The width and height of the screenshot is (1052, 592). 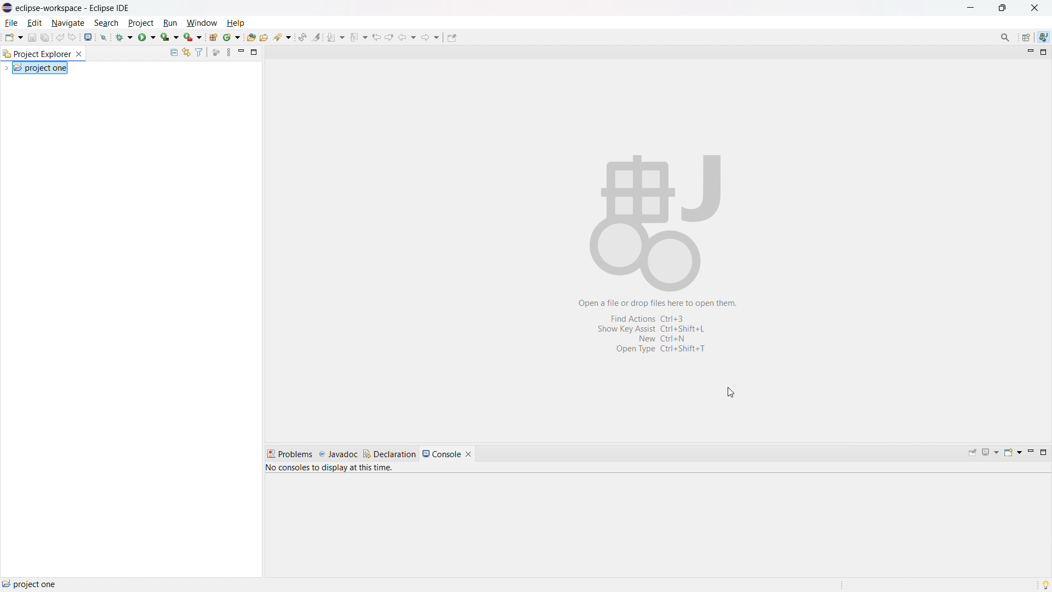 What do you see at coordinates (656, 339) in the screenshot?
I see `new ctrl+N` at bounding box center [656, 339].